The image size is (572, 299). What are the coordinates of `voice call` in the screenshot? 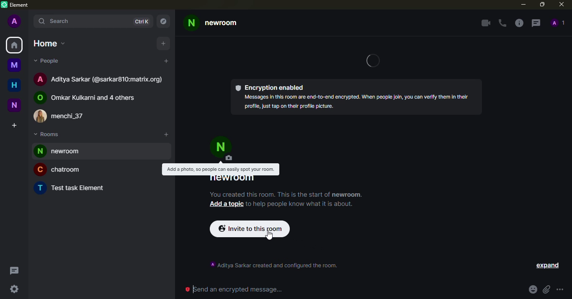 It's located at (502, 23).